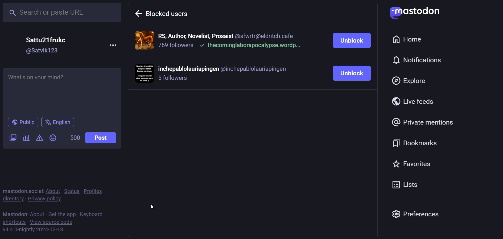 This screenshot has width=503, height=239. I want to click on about, so click(36, 213).